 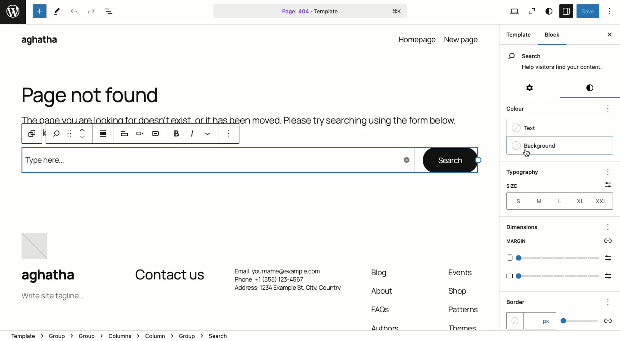 I want to click on options, so click(x=608, y=172).